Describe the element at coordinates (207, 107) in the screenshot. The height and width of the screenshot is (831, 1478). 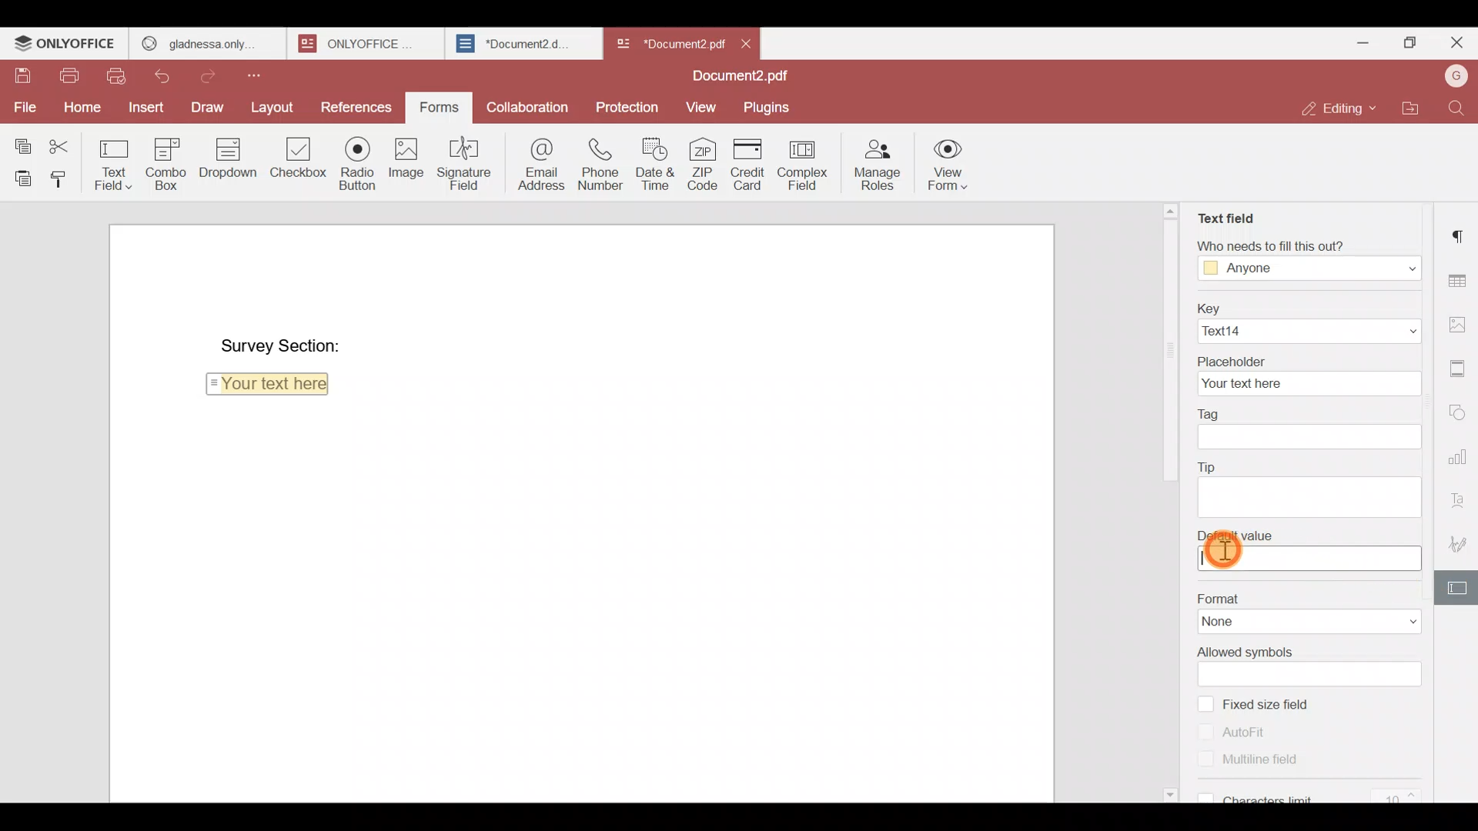
I see `Draw` at that location.